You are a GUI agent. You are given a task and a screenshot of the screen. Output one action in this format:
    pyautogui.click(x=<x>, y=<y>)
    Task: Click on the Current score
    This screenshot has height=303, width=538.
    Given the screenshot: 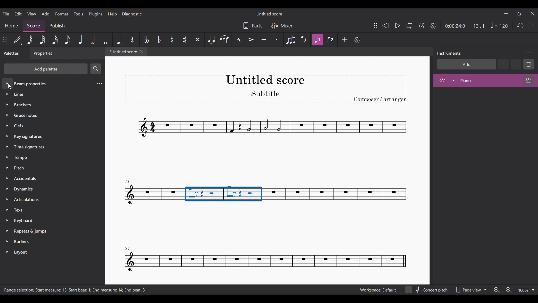 What is the action you would take?
    pyautogui.click(x=122, y=53)
    